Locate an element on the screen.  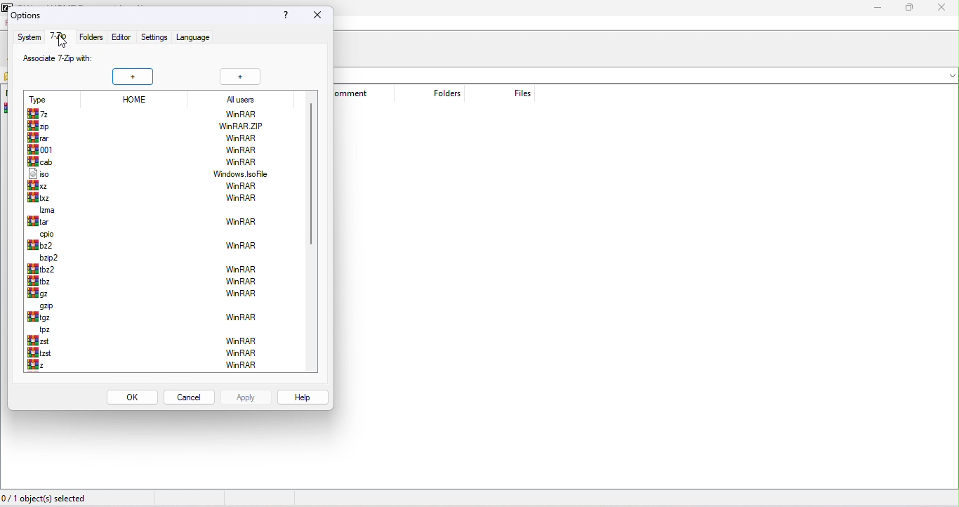
winrar is located at coordinates (238, 282).